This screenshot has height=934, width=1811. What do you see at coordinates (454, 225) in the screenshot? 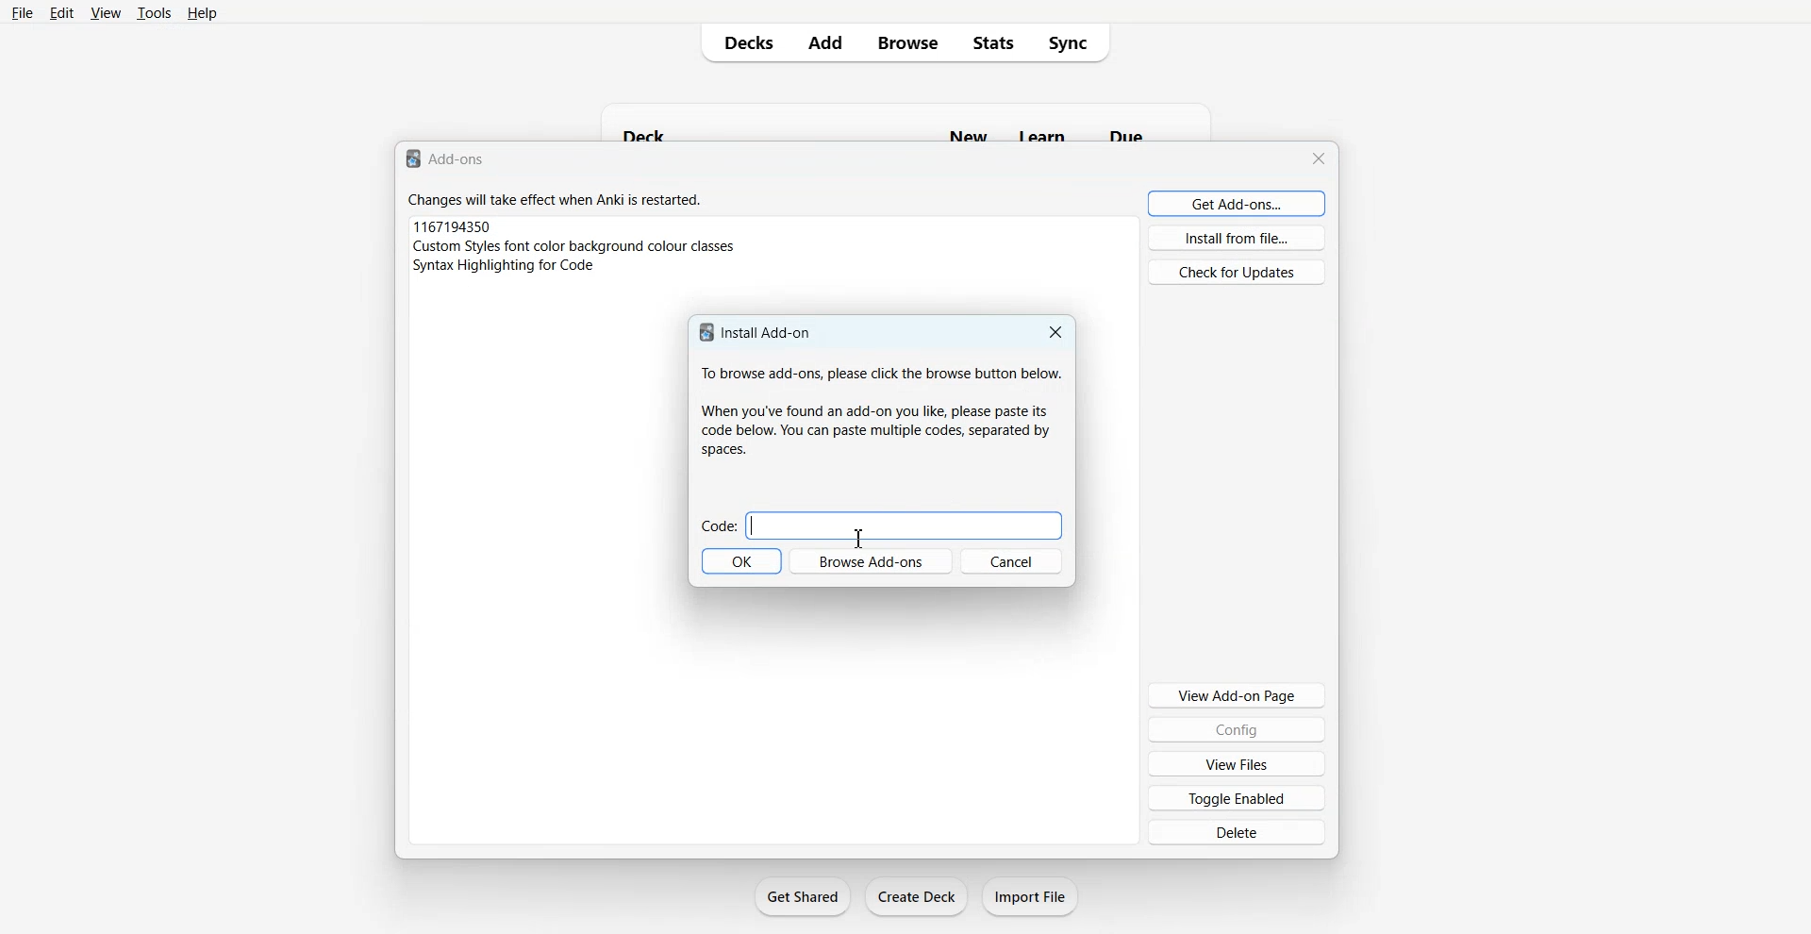
I see `1167194350` at bounding box center [454, 225].